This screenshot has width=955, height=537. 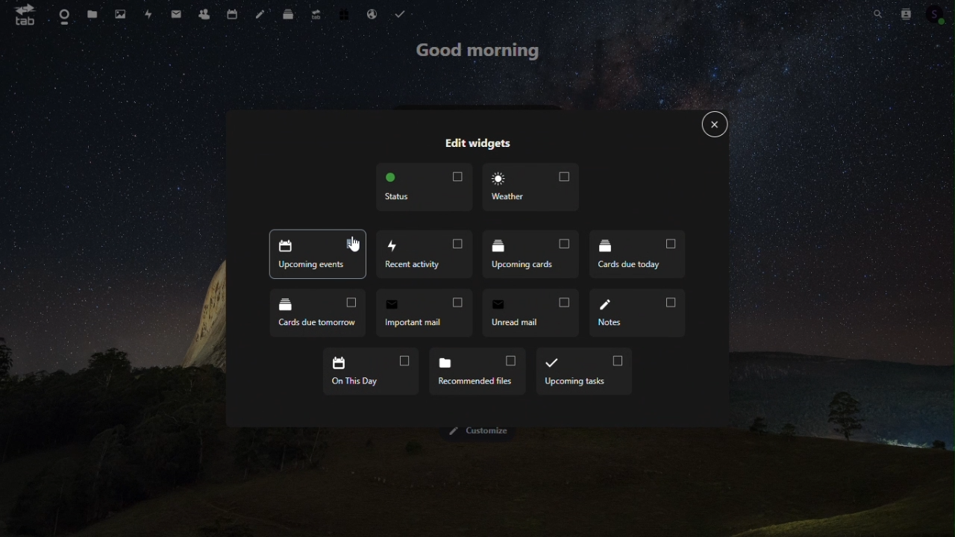 What do you see at coordinates (637, 253) in the screenshot?
I see `Cards due today` at bounding box center [637, 253].